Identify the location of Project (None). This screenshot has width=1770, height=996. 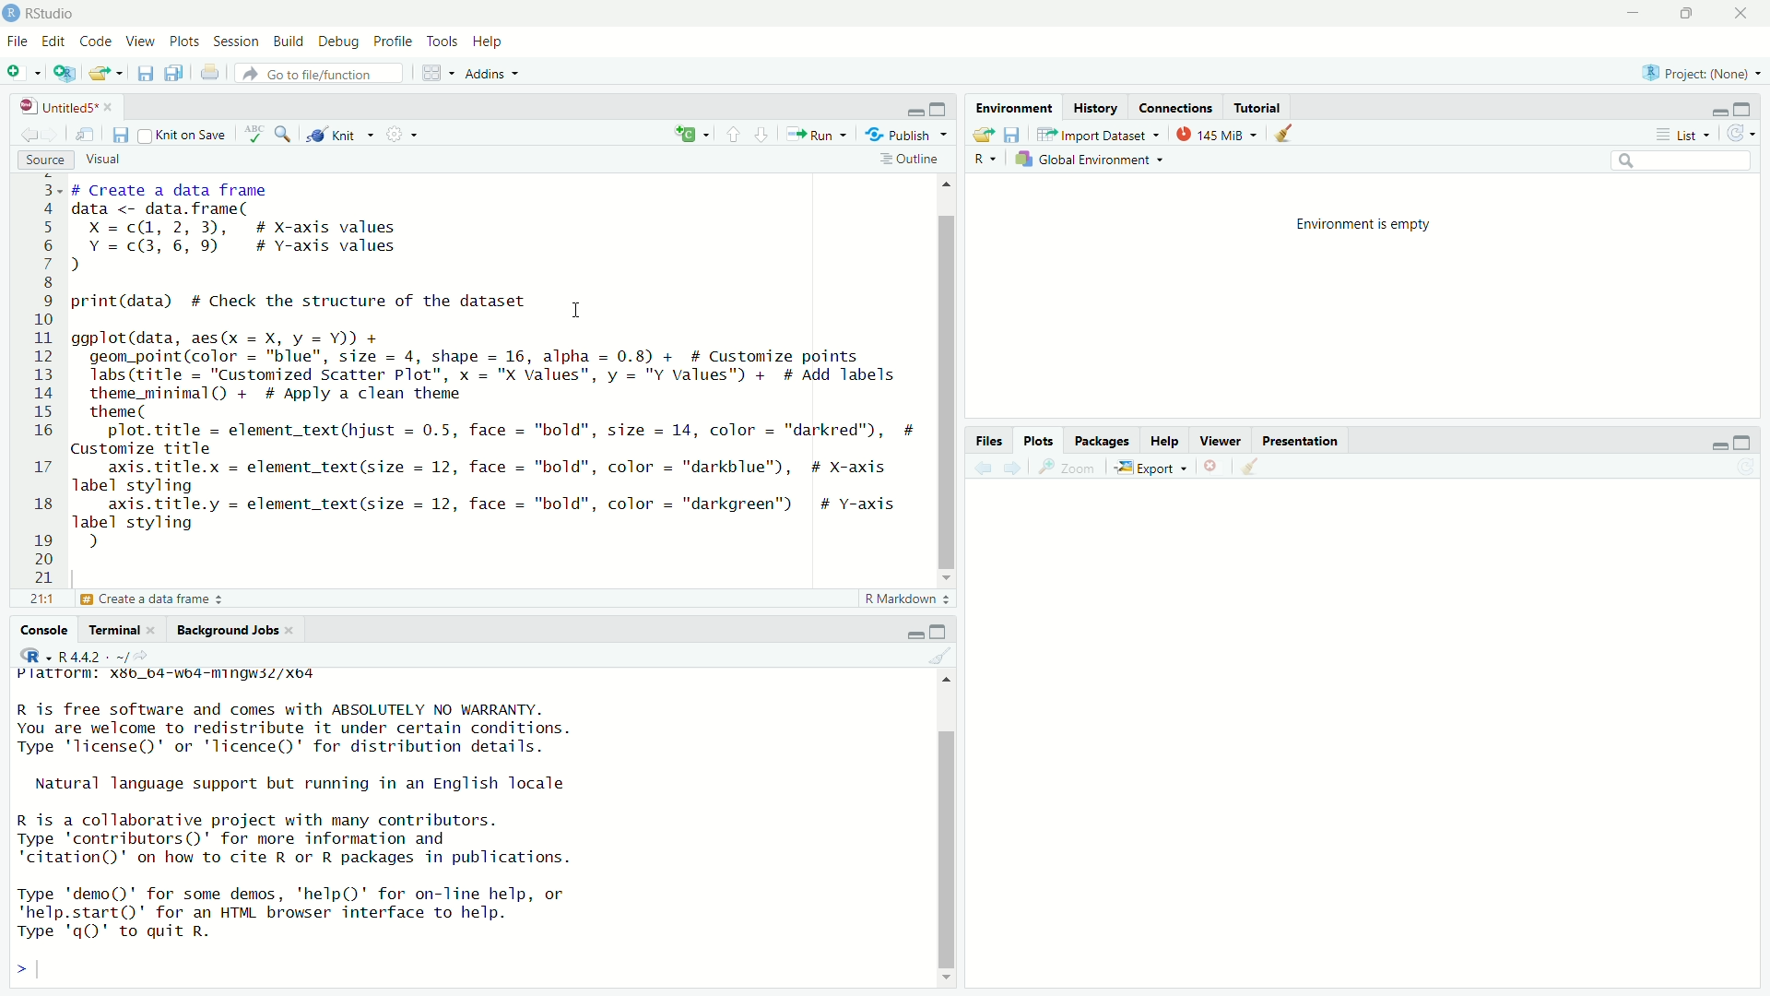
(1699, 74).